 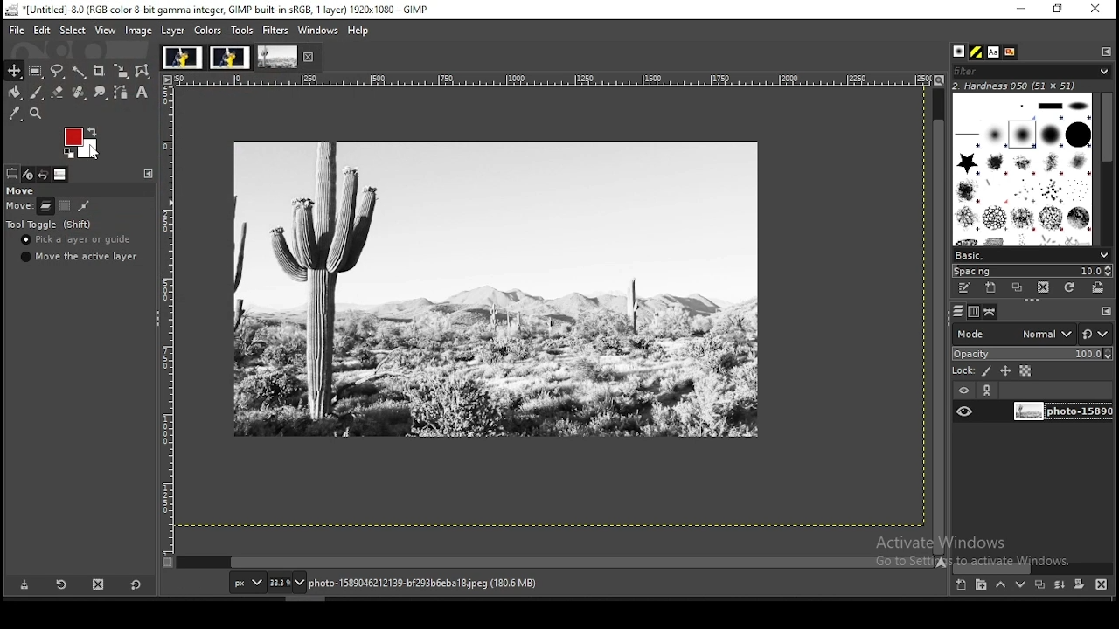 What do you see at coordinates (1032, 568) in the screenshot?
I see `scroll bar` at bounding box center [1032, 568].